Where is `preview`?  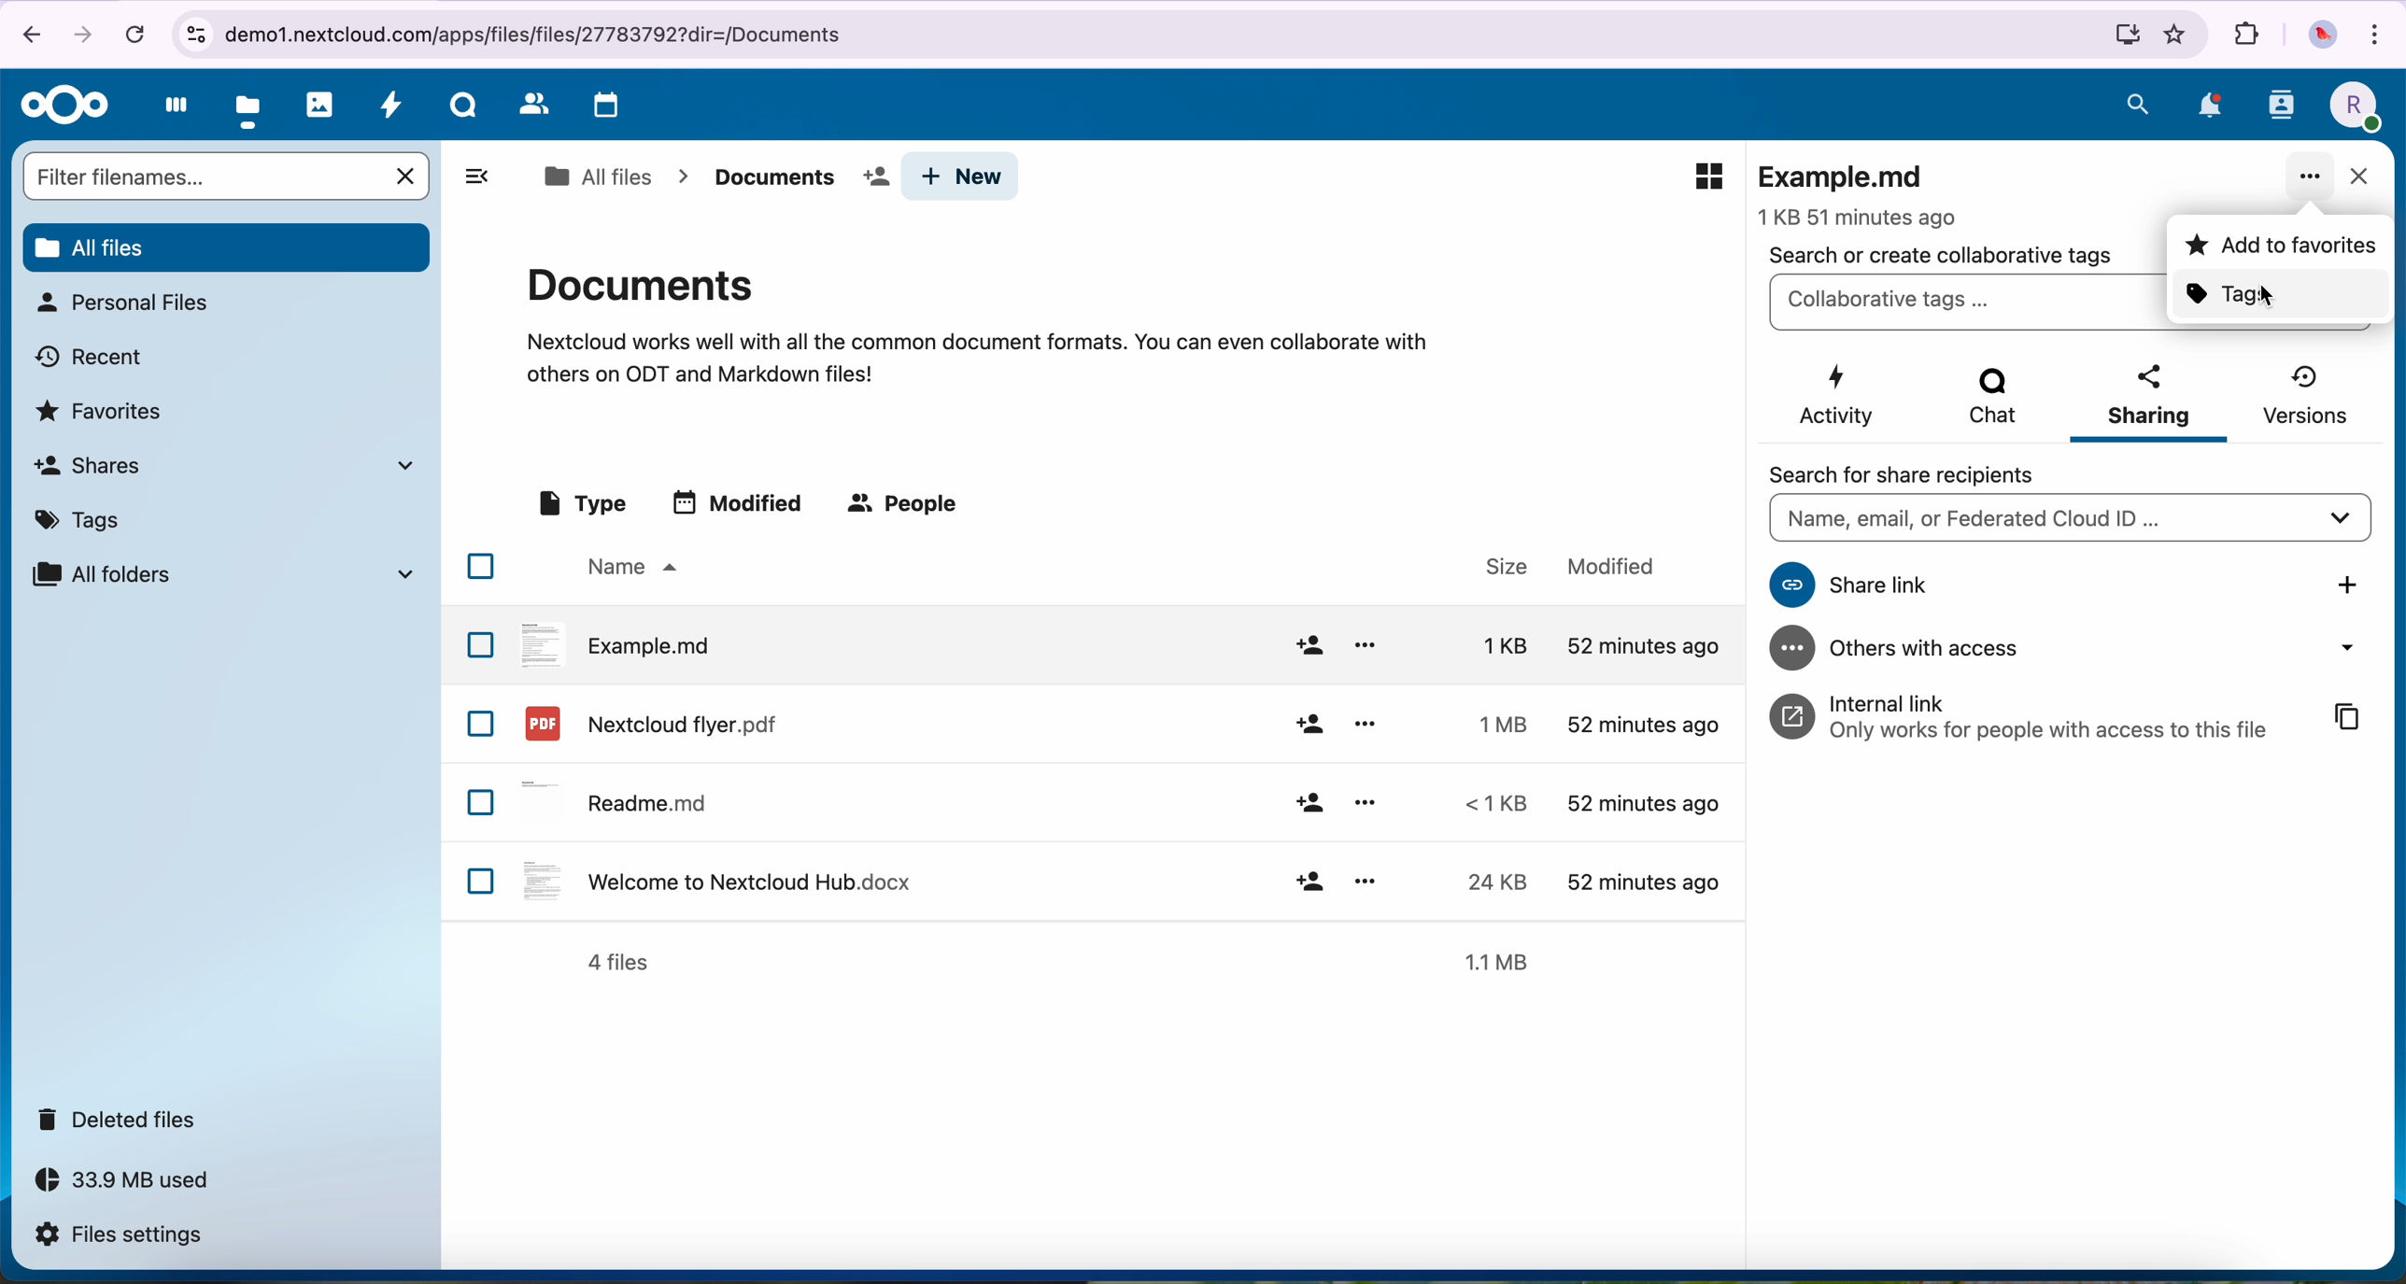
preview is located at coordinates (1708, 176).